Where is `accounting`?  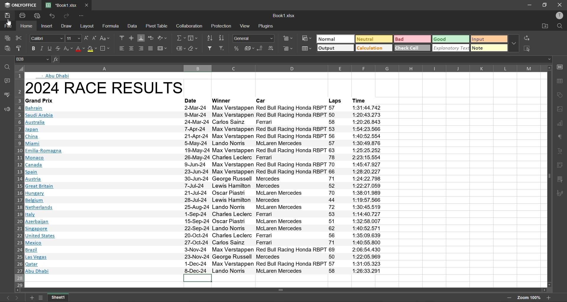
accounting is located at coordinates (249, 48).